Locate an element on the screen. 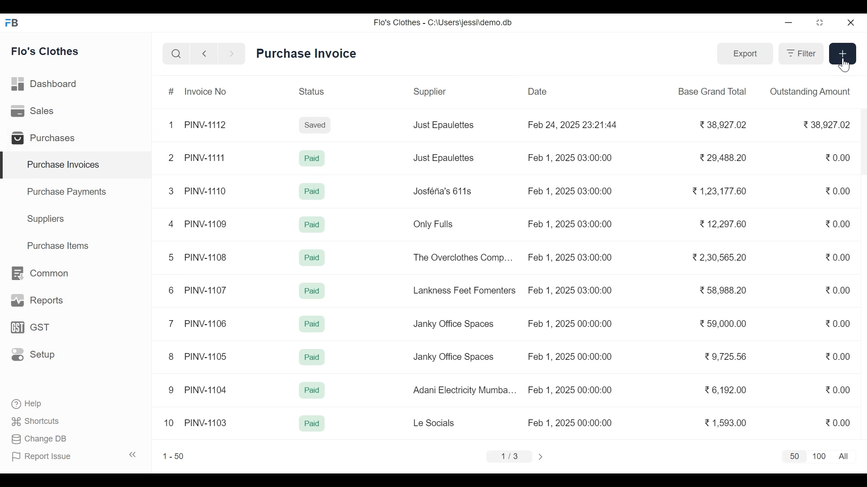 The width and height of the screenshot is (867, 487). 0.00 is located at coordinates (837, 423).